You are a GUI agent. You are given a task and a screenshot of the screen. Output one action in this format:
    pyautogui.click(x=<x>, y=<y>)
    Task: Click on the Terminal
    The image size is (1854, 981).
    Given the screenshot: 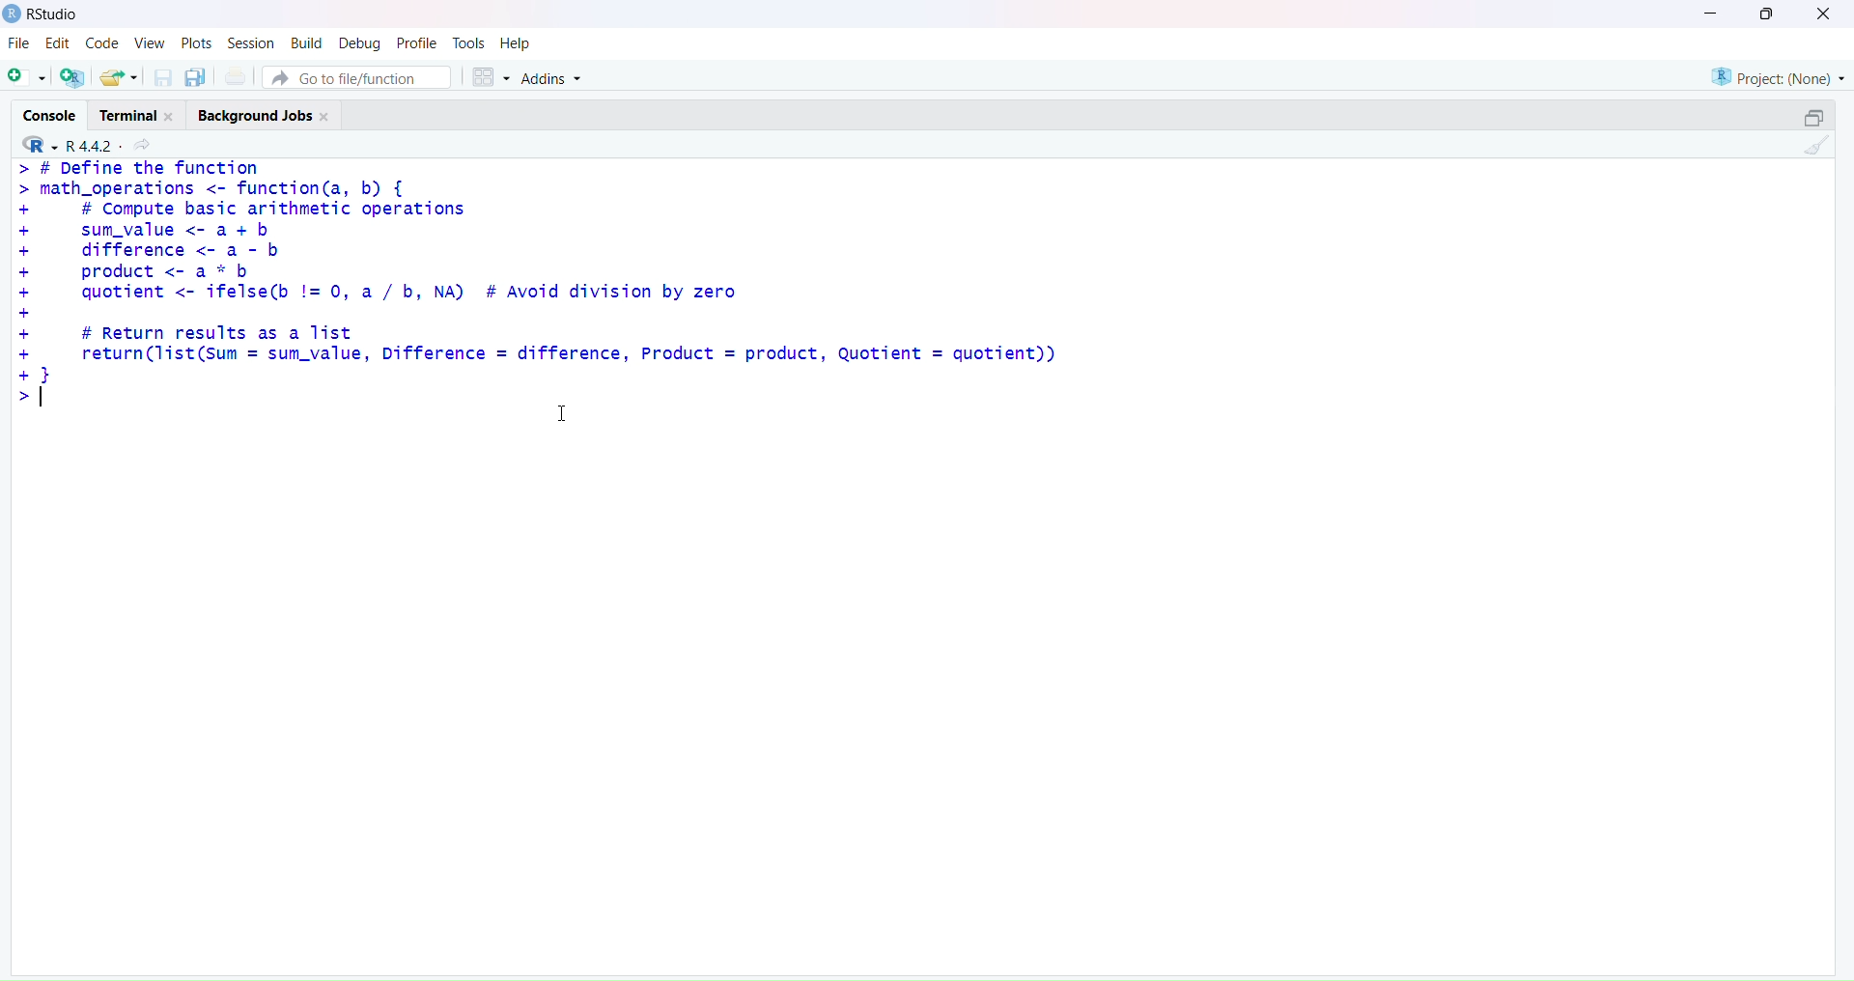 What is the action you would take?
    pyautogui.click(x=142, y=112)
    